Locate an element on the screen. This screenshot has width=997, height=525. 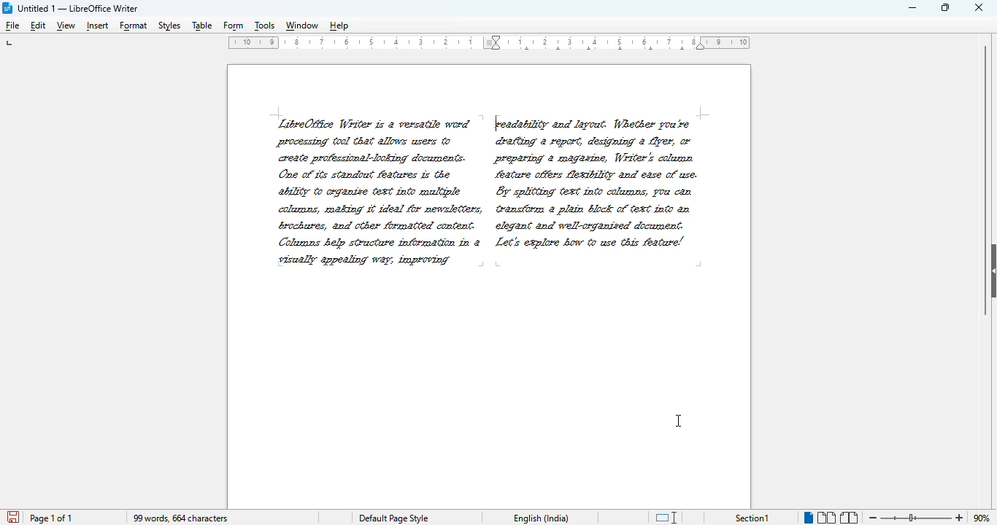
help is located at coordinates (339, 27).